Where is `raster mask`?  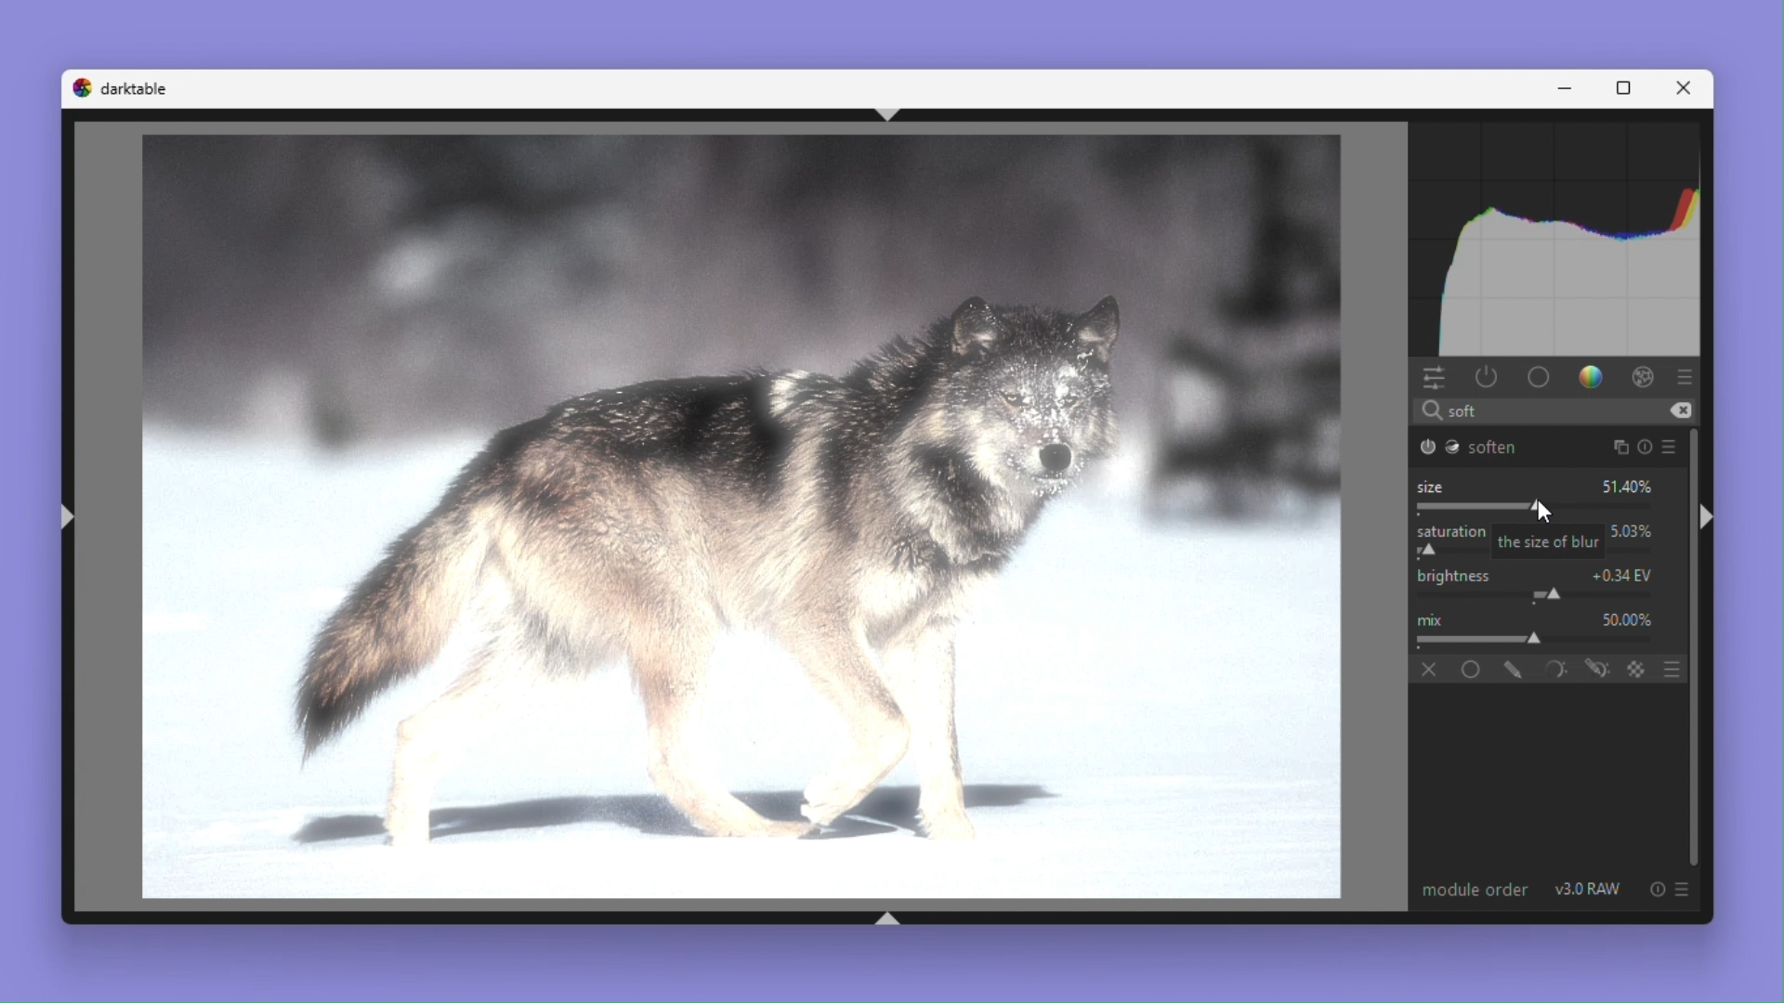 raster mask is located at coordinates (1637, 668).